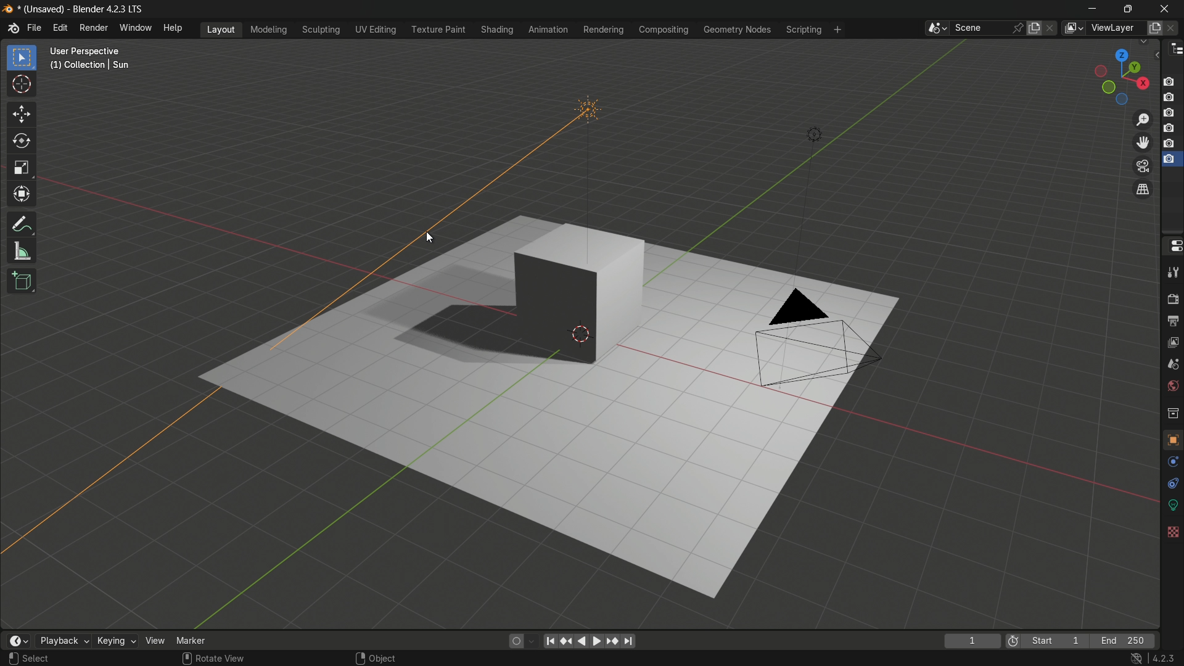 The width and height of the screenshot is (1184, 666). Describe the element at coordinates (1168, 96) in the screenshot. I see `layer 2` at that location.